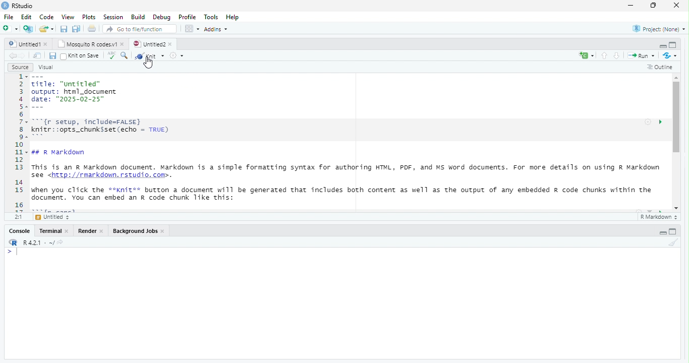 The image size is (689, 363). I want to click on close, so click(47, 44).